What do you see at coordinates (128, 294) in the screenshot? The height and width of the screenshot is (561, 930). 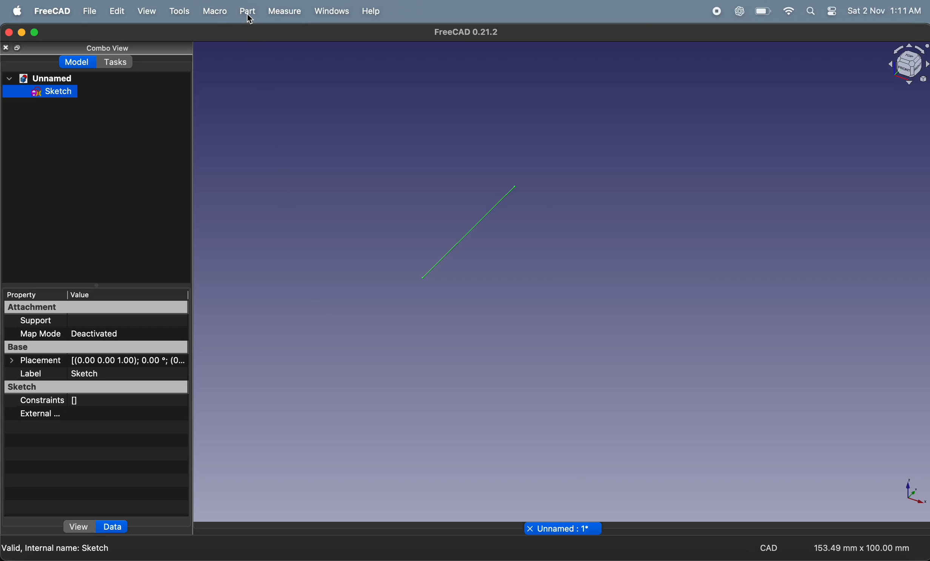 I see `value` at bounding box center [128, 294].